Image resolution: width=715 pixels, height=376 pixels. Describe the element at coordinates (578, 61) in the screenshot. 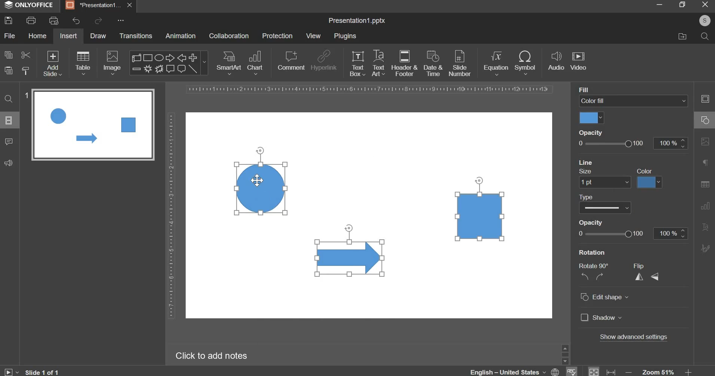

I see `video` at that location.